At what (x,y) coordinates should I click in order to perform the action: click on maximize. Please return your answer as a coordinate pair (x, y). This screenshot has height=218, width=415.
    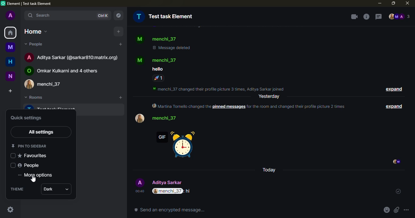
    Looking at the image, I should click on (393, 3).